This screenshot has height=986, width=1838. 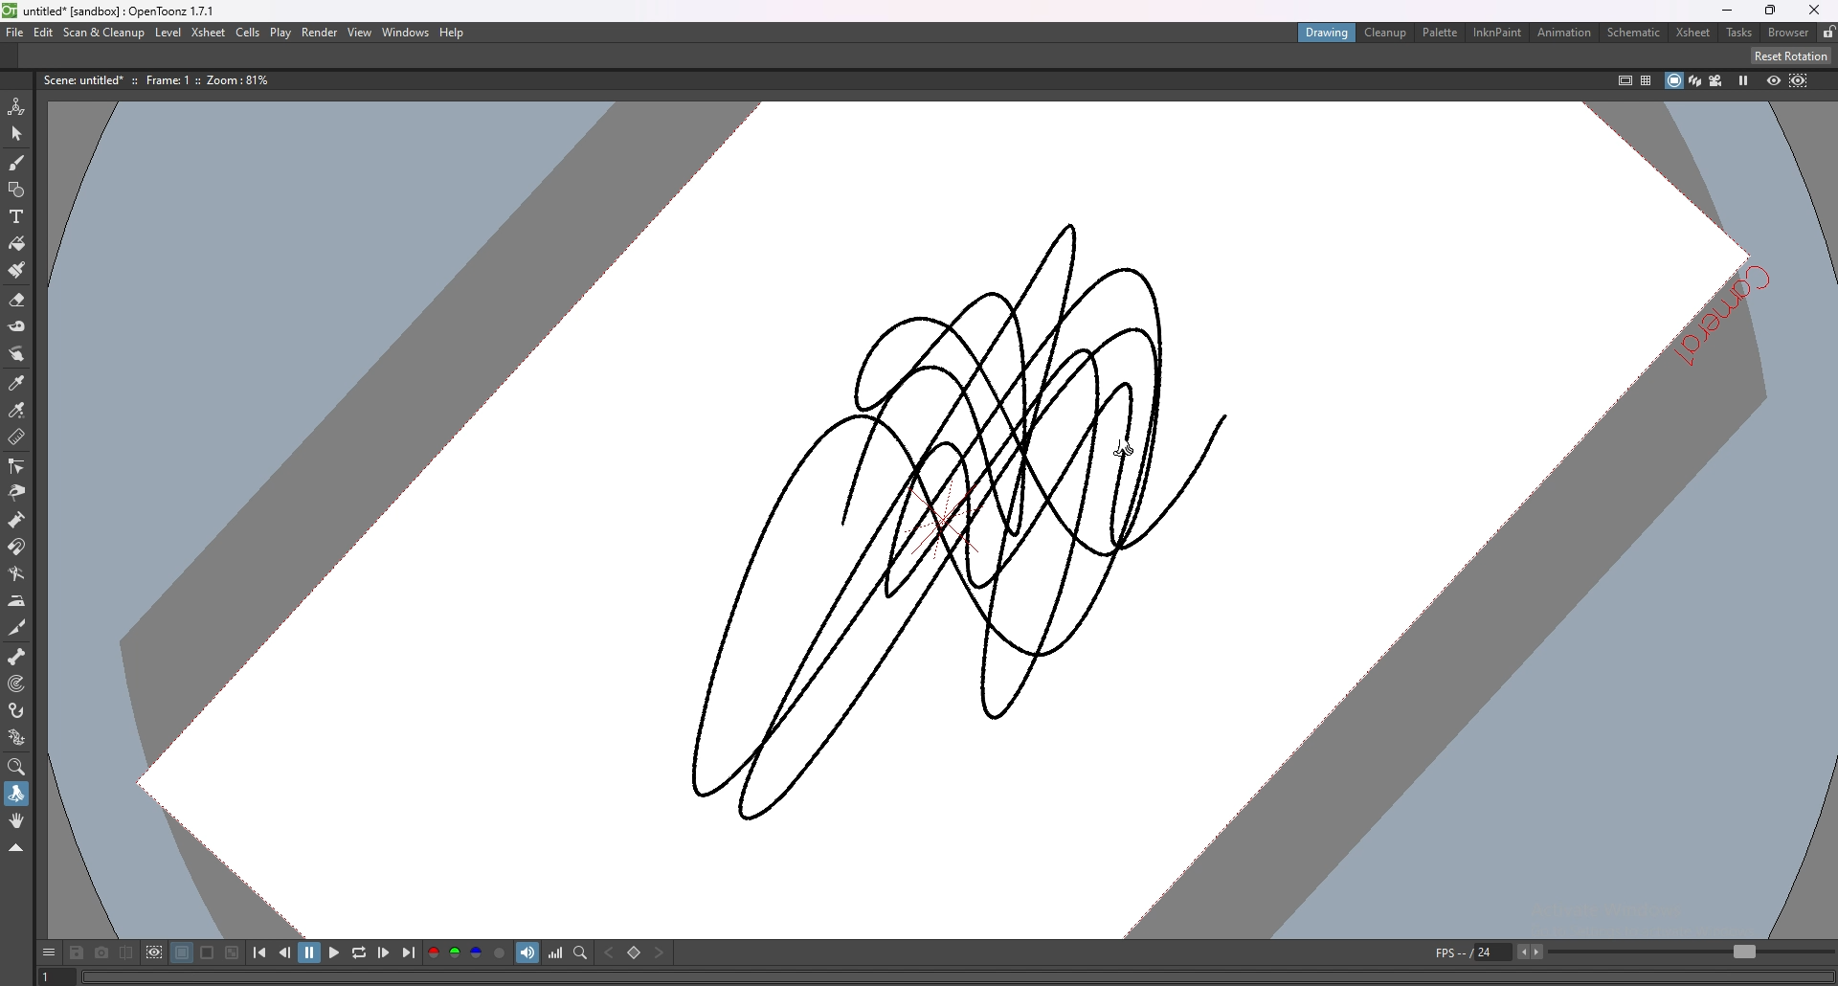 I want to click on field guide, so click(x=1646, y=80).